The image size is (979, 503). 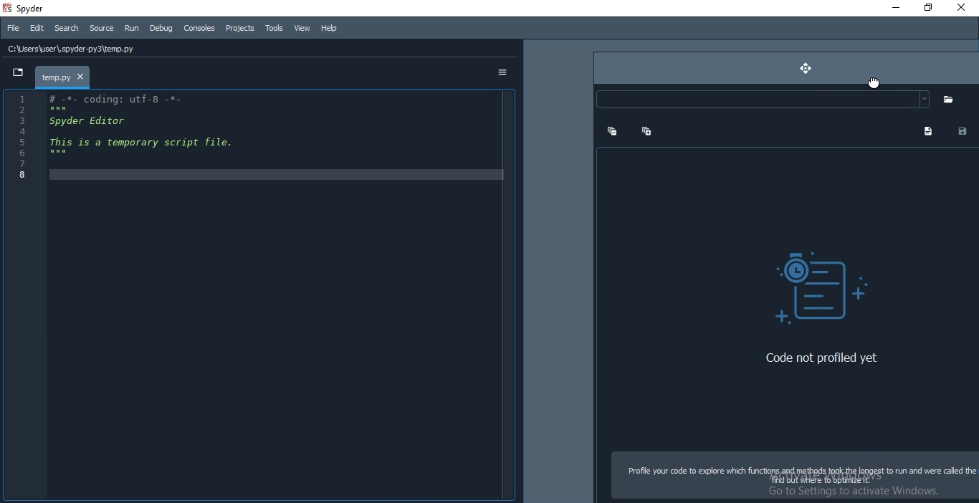 What do you see at coordinates (12, 28) in the screenshot?
I see `File ` at bounding box center [12, 28].